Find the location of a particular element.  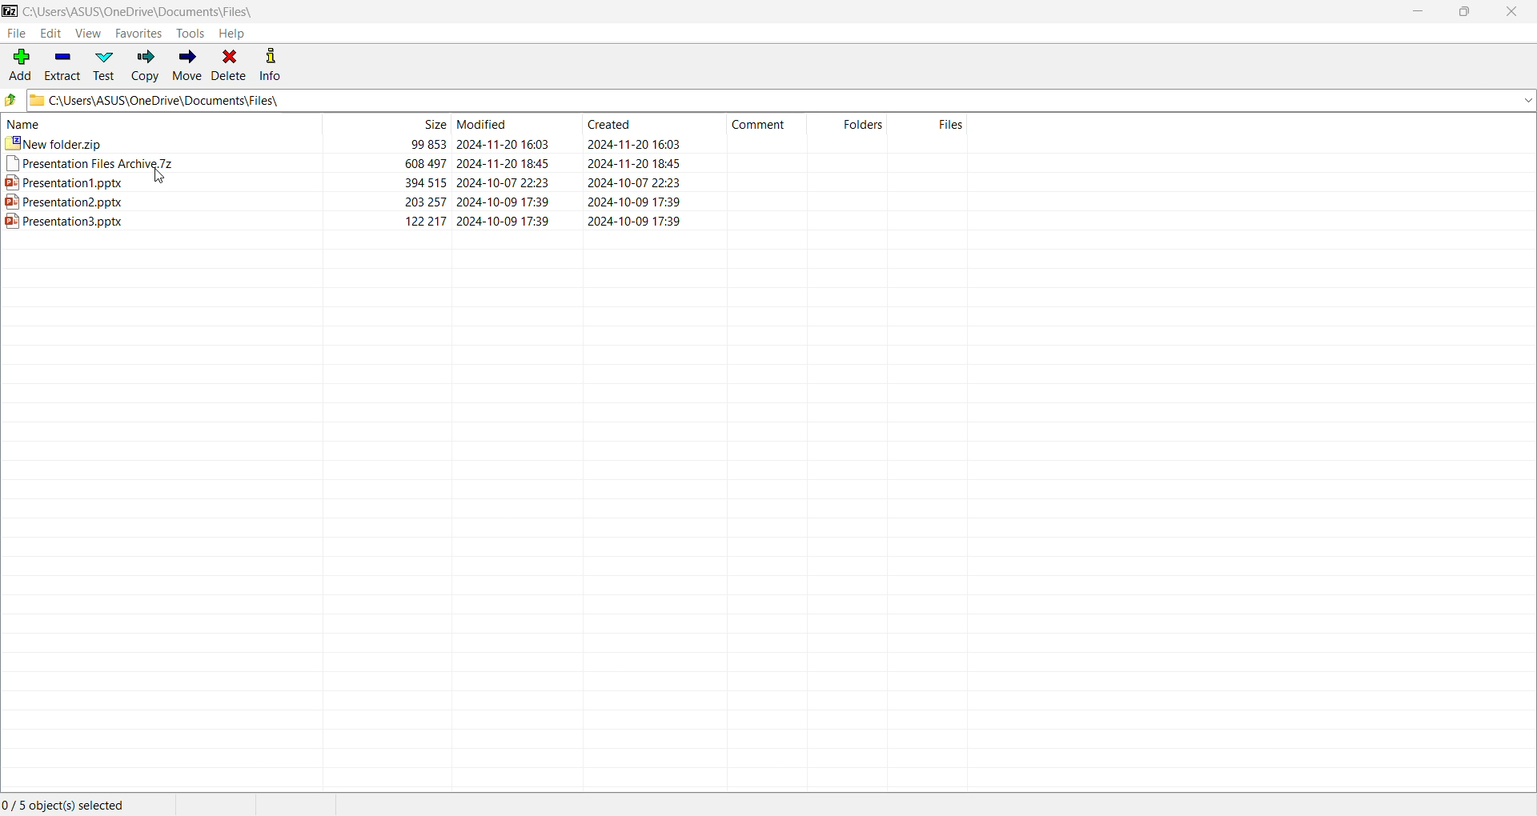

Move is located at coordinates (185, 66).